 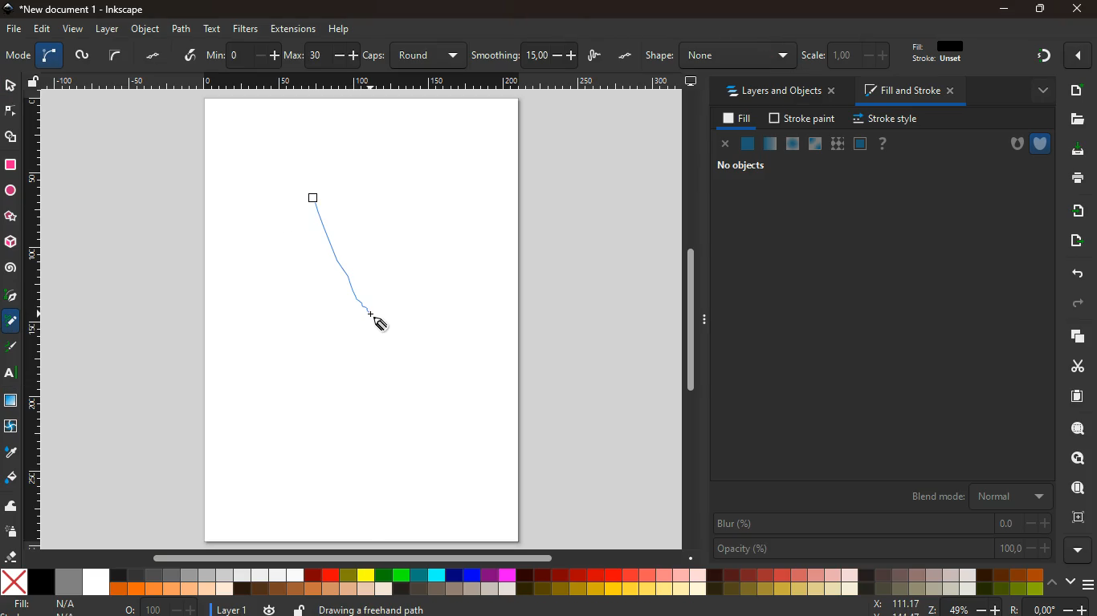 I want to click on text, so click(x=11, y=375).